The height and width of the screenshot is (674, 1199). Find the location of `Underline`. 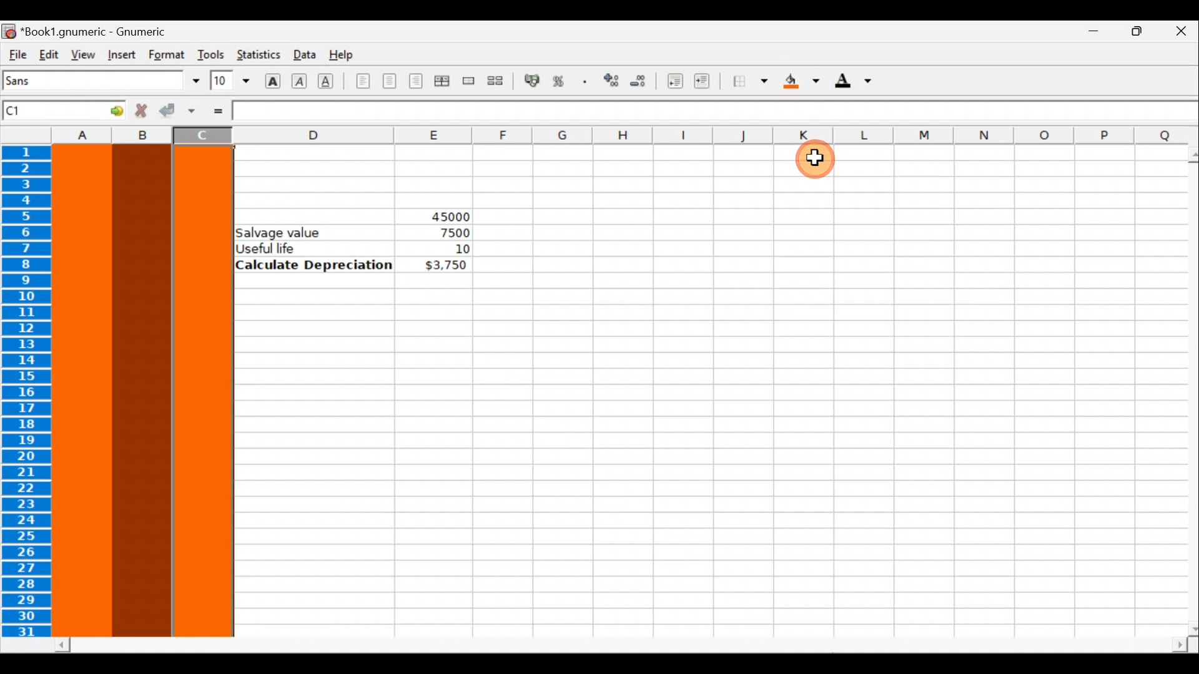

Underline is located at coordinates (331, 81).